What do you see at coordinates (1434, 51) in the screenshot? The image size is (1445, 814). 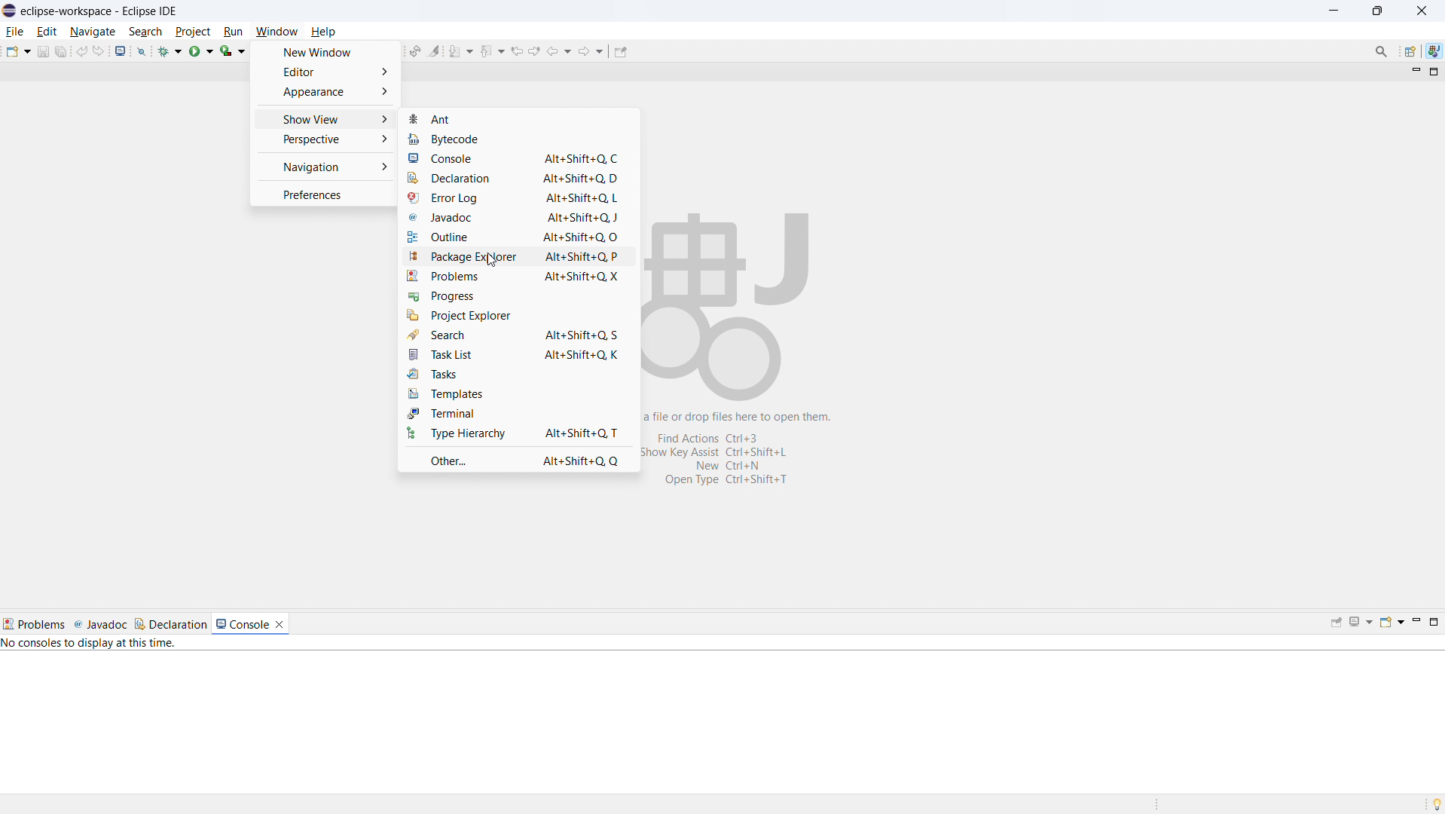 I see `java` at bounding box center [1434, 51].